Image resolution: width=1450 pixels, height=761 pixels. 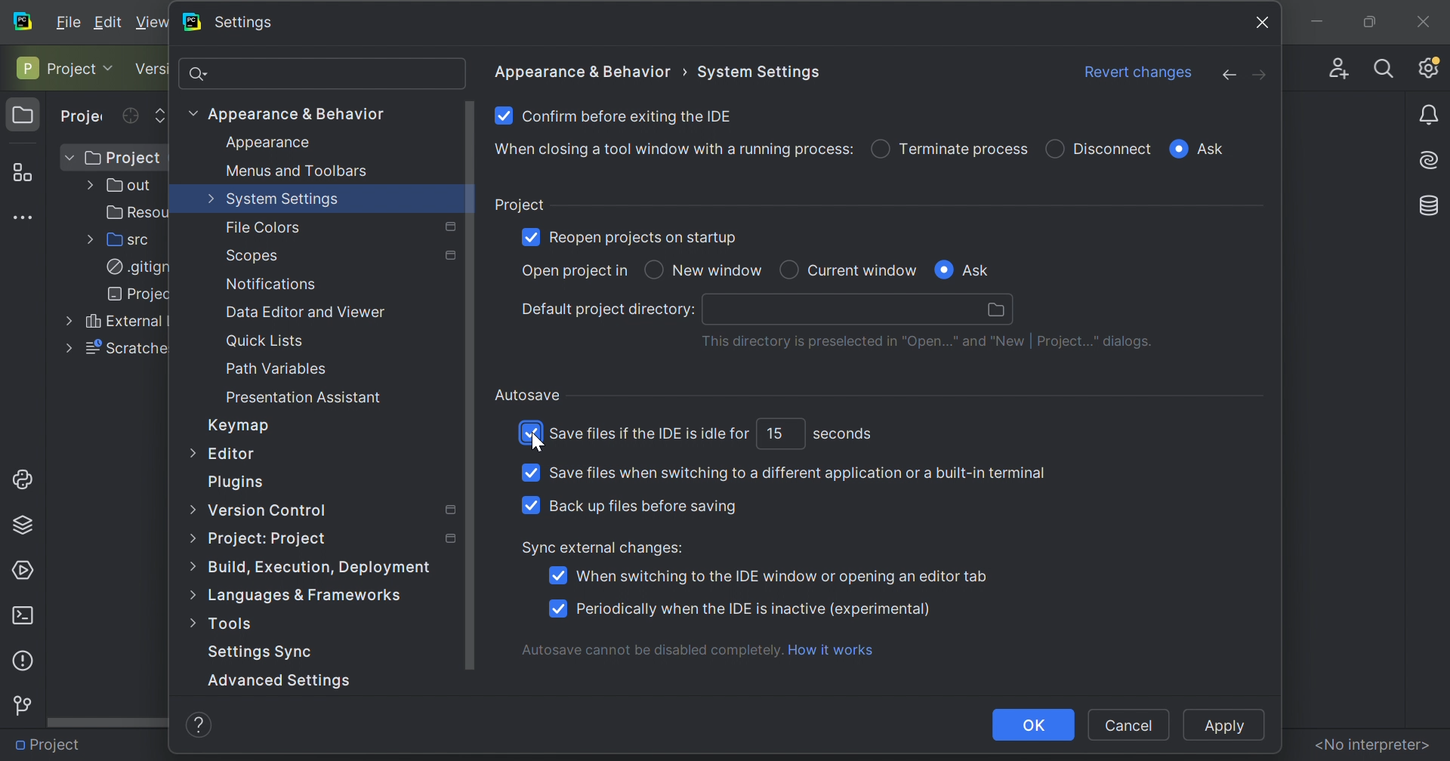 What do you see at coordinates (1221, 75) in the screenshot?
I see `Back` at bounding box center [1221, 75].